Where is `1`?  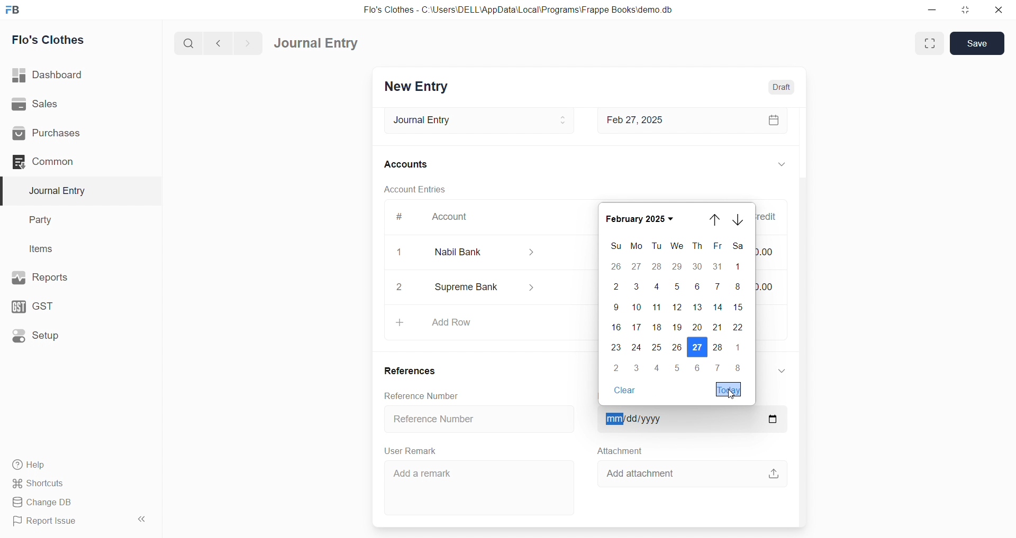 1 is located at coordinates (738, 266).